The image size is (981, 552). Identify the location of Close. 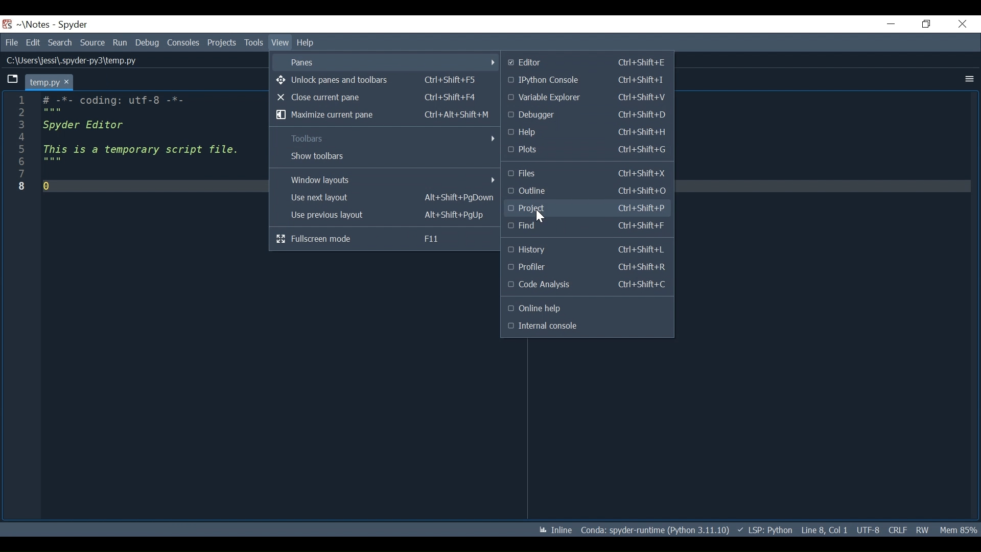
(962, 25).